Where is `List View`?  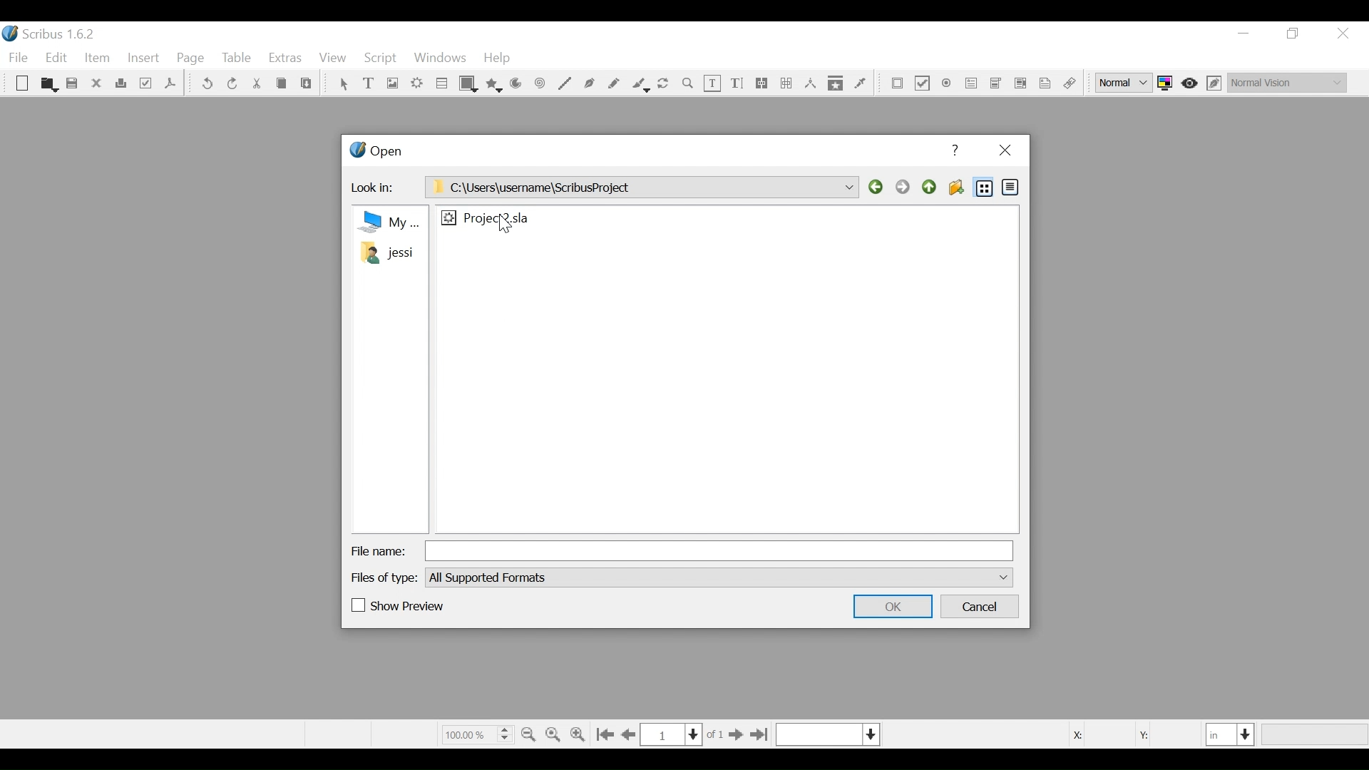
List View is located at coordinates (985, 188).